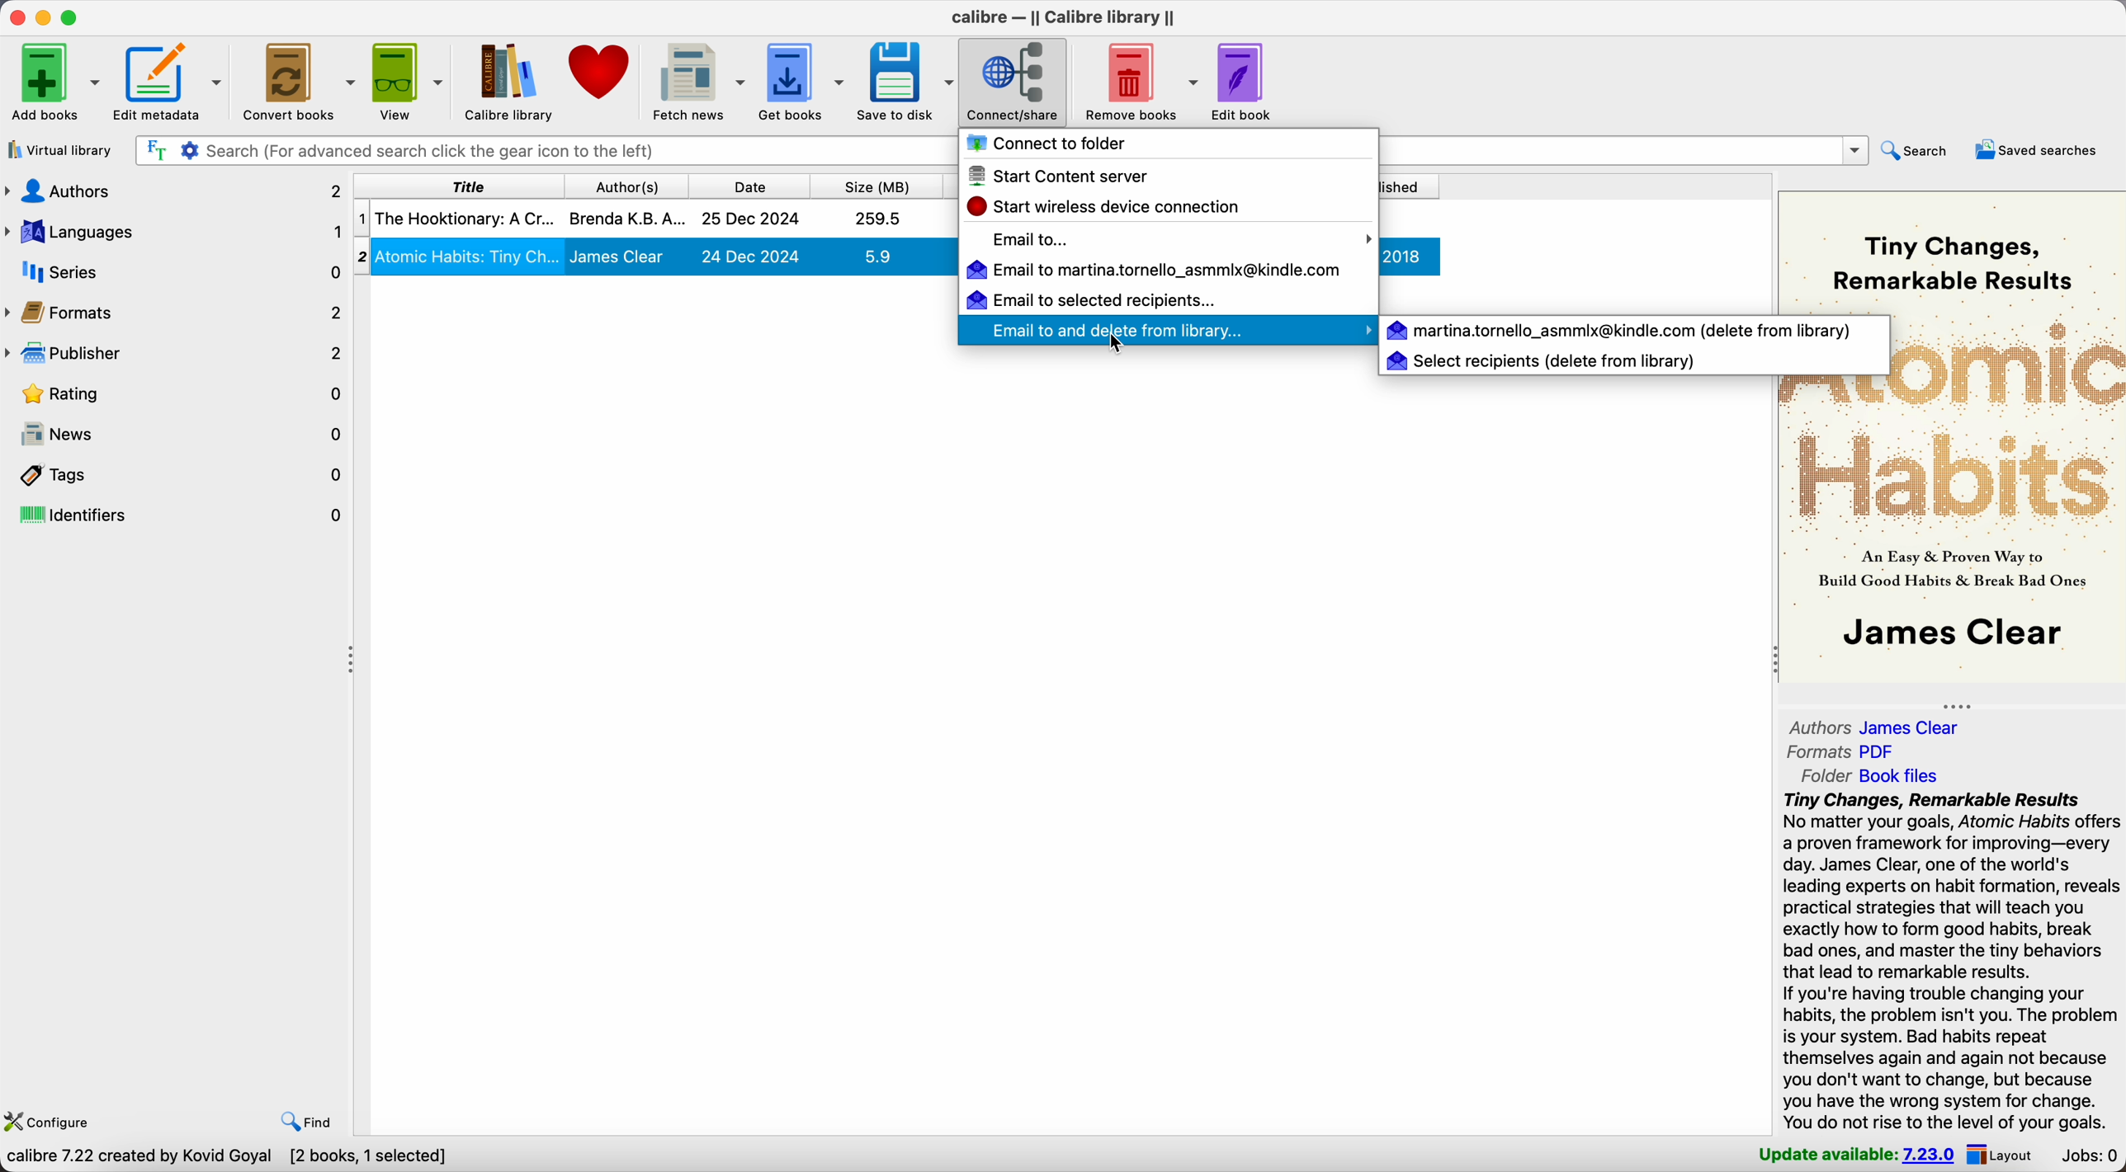  Describe the element at coordinates (172, 83) in the screenshot. I see `edit metadata` at that location.